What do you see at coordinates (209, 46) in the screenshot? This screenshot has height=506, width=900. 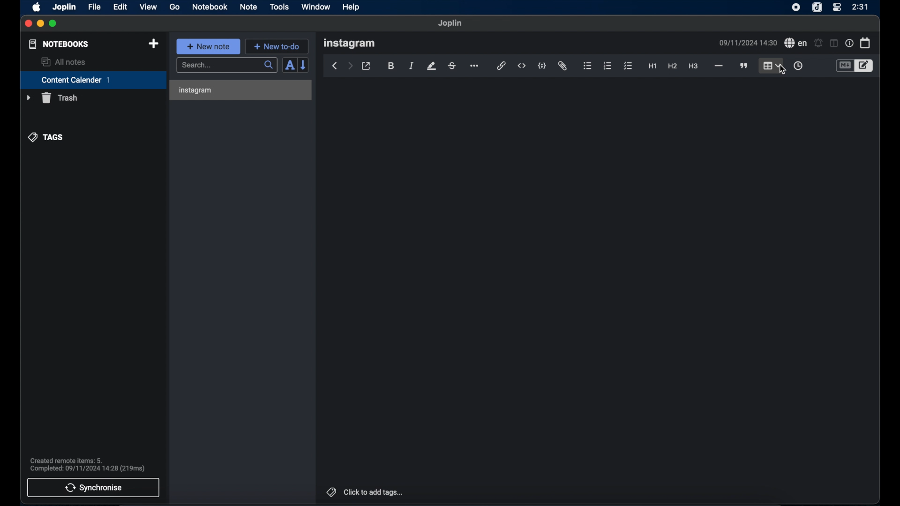 I see `new note` at bounding box center [209, 46].